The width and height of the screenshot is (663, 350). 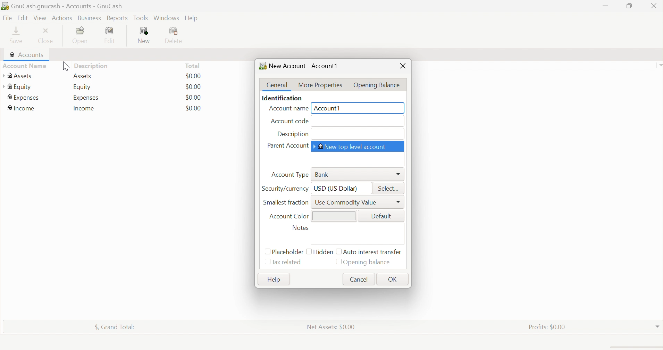 I want to click on Cursor, so click(x=64, y=67).